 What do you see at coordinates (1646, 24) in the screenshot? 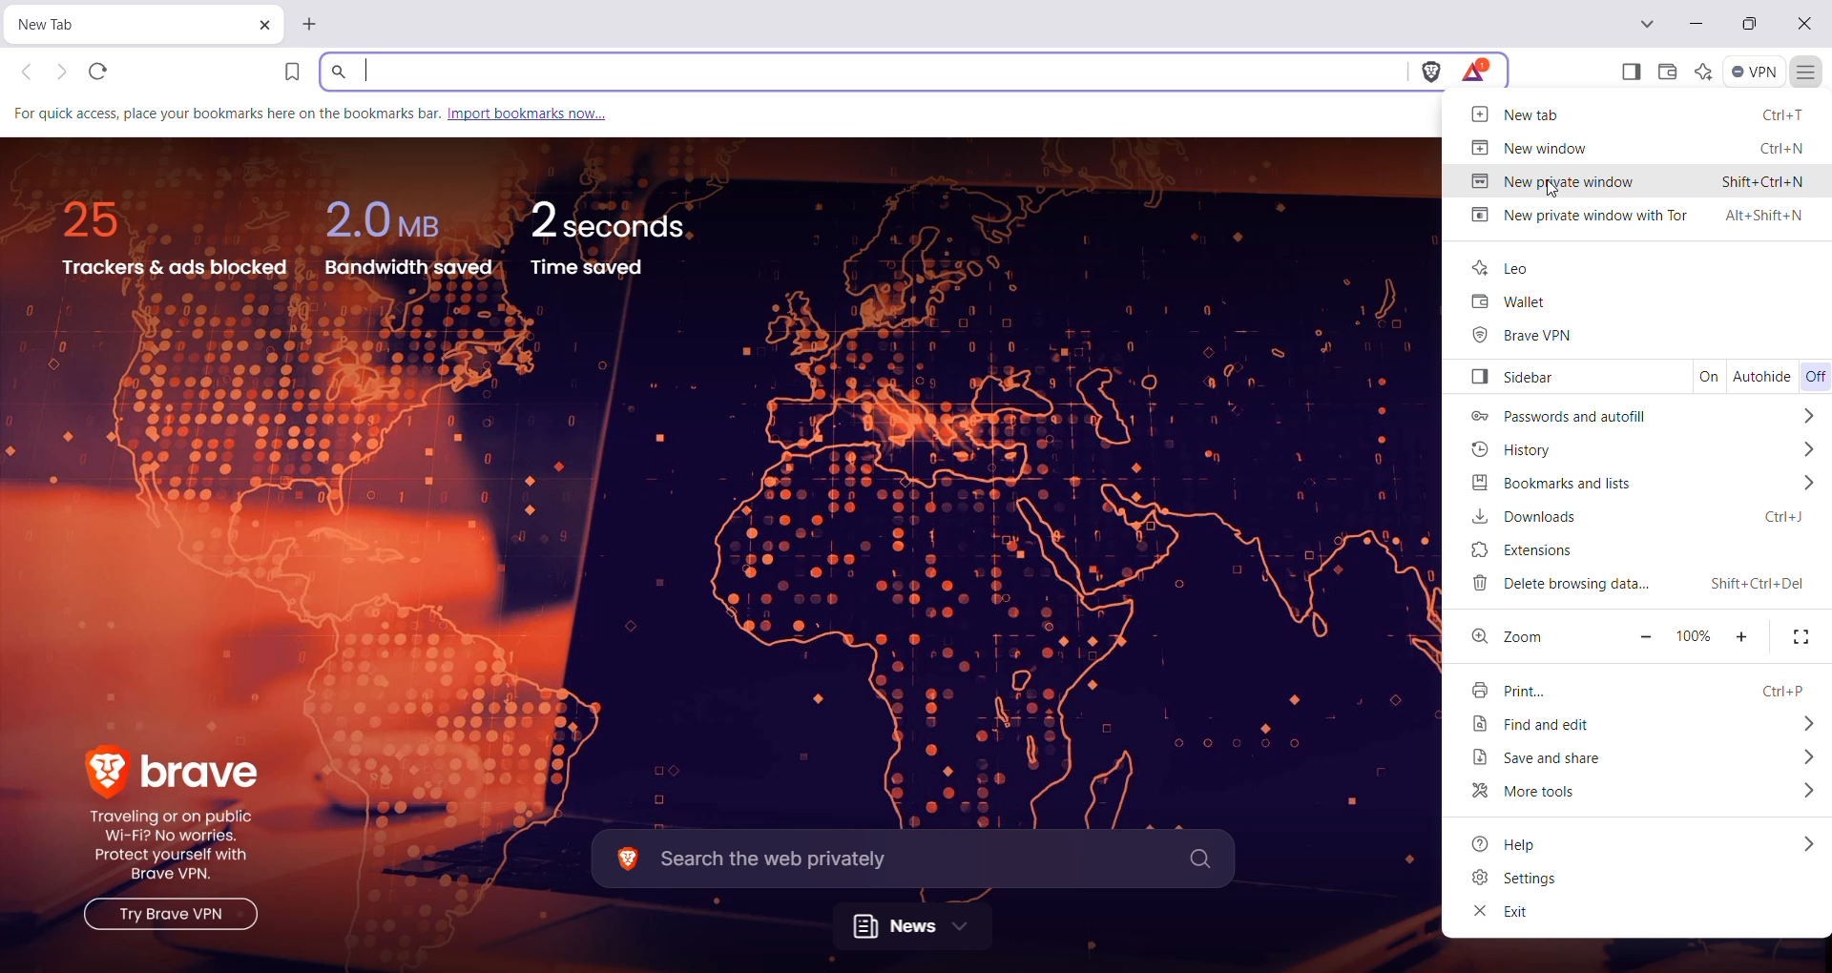
I see `Search Tabs` at bounding box center [1646, 24].